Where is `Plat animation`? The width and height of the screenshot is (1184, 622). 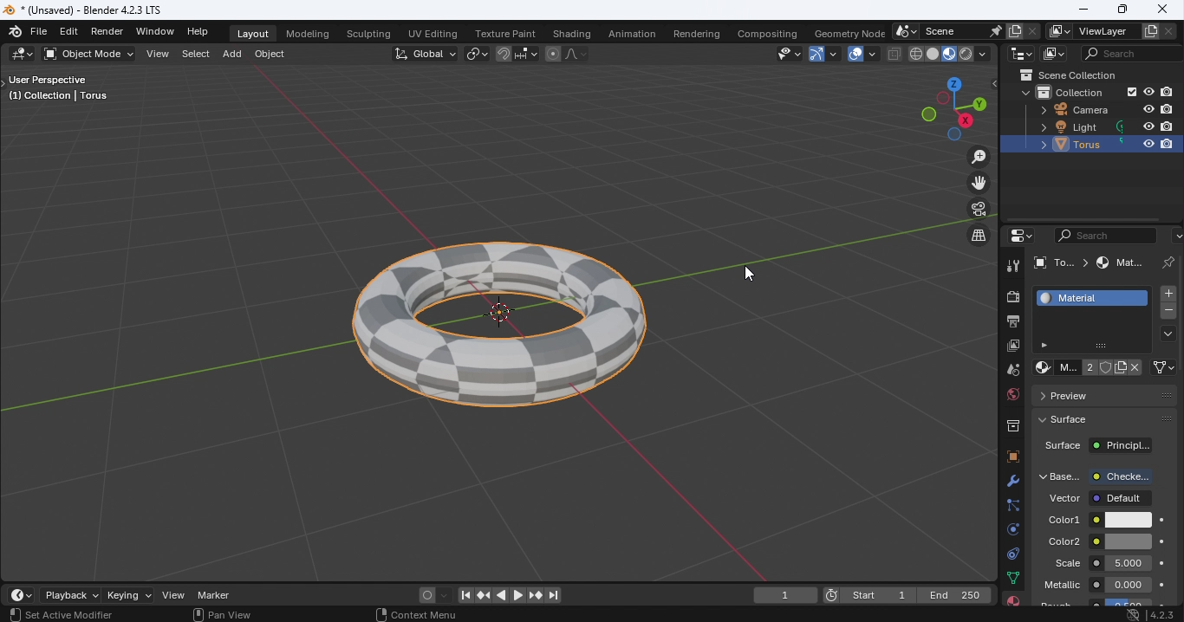
Plat animation is located at coordinates (518, 597).